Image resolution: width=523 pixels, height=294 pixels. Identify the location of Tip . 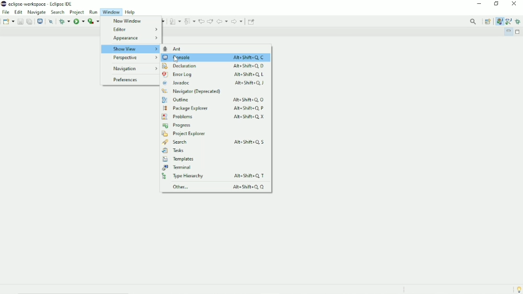
(518, 289).